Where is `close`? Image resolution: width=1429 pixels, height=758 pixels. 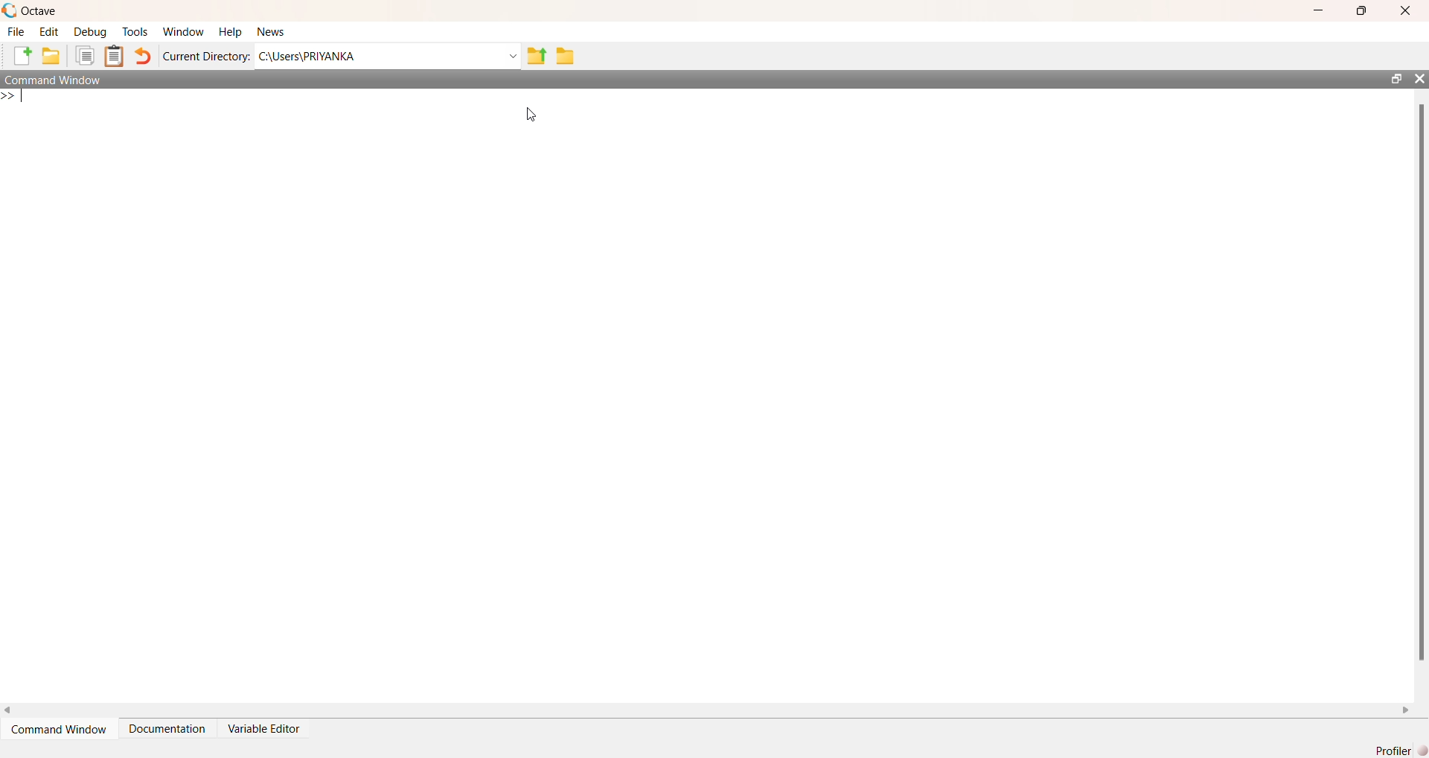 close is located at coordinates (1410, 8).